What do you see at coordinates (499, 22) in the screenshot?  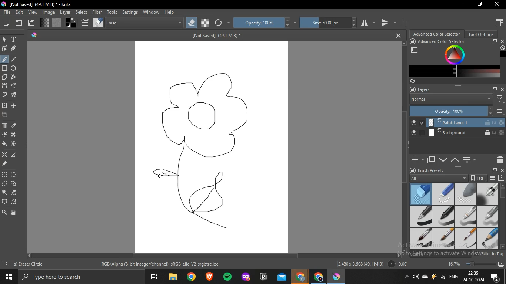 I see `Choose workspace` at bounding box center [499, 22].